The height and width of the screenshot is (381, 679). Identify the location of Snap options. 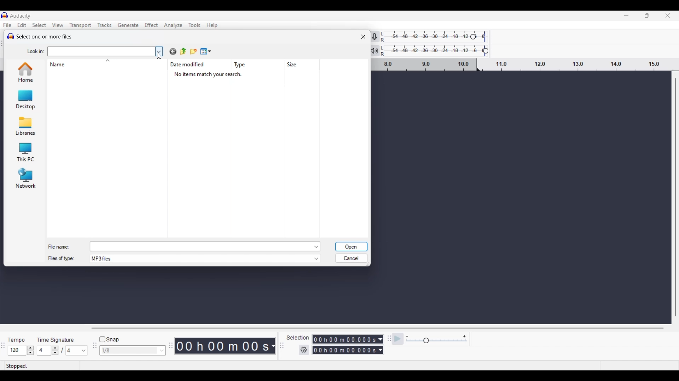
(162, 350).